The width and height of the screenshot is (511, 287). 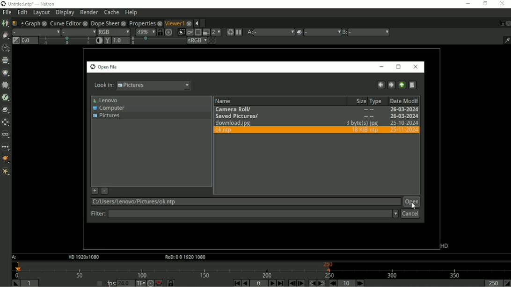 I want to click on Close, so click(x=508, y=23).